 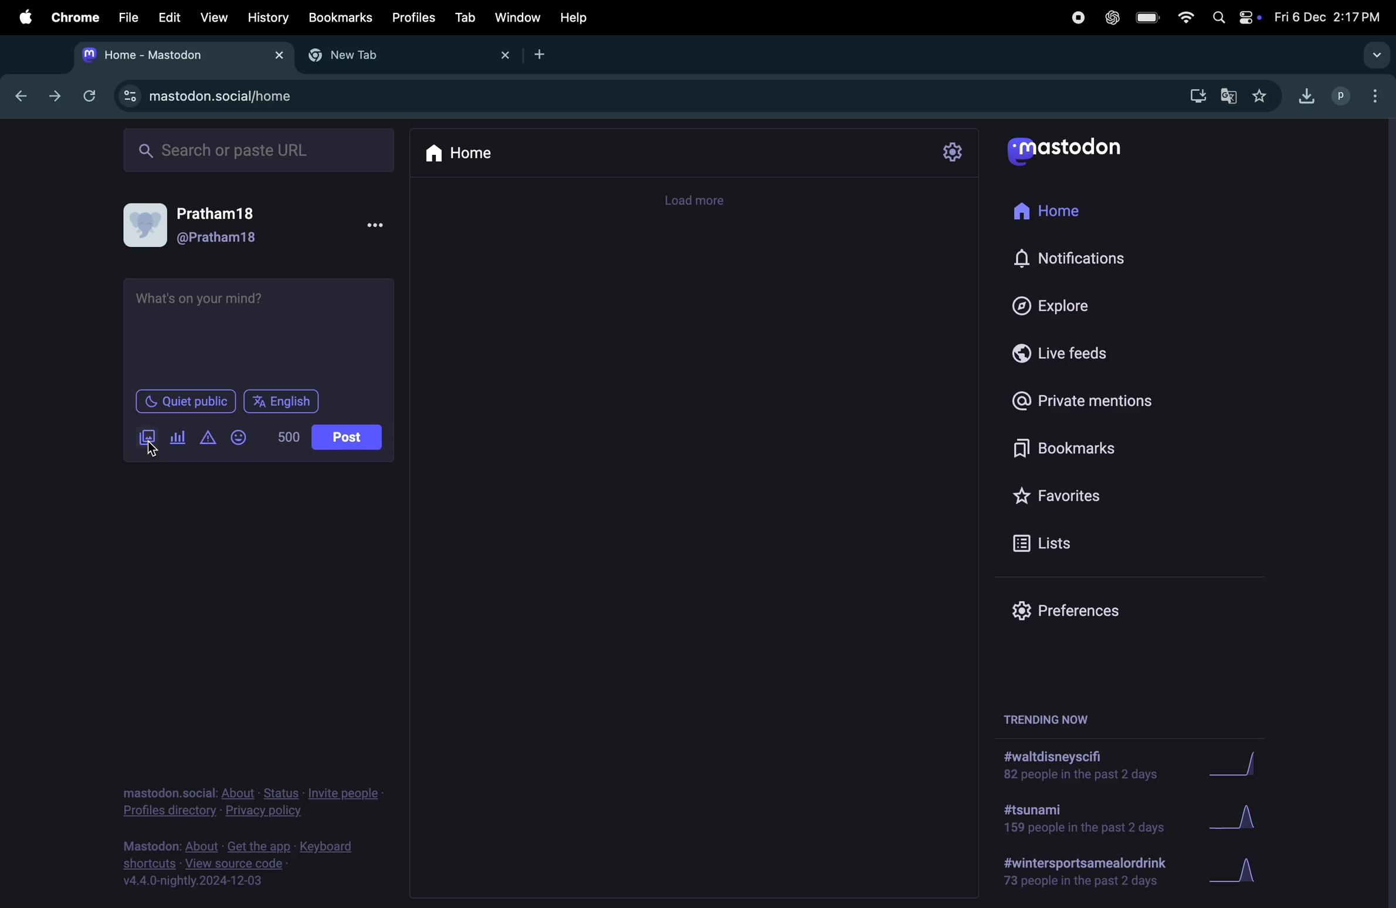 I want to click on 500 words, so click(x=290, y=437).